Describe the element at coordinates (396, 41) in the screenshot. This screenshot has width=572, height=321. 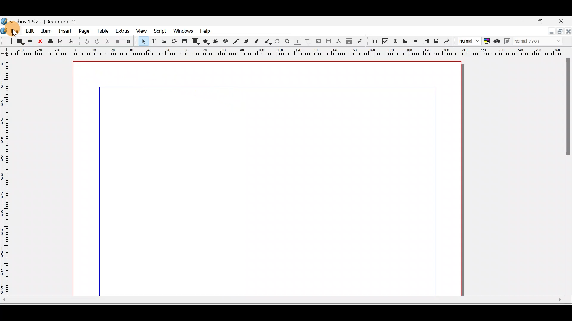
I see `PDF radio button` at that location.